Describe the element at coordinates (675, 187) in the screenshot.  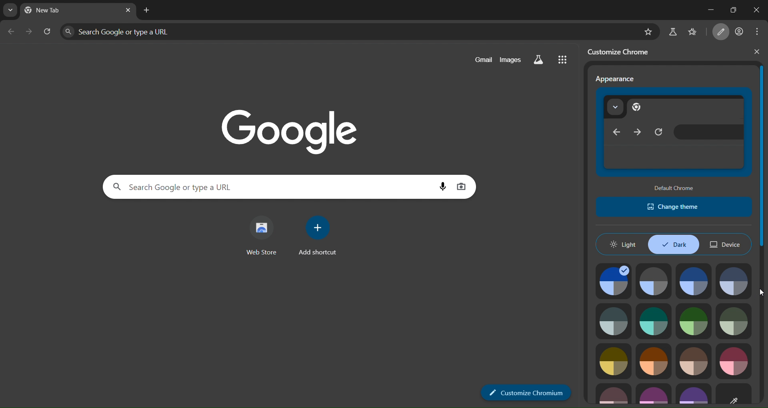
I see `default chrome` at that location.